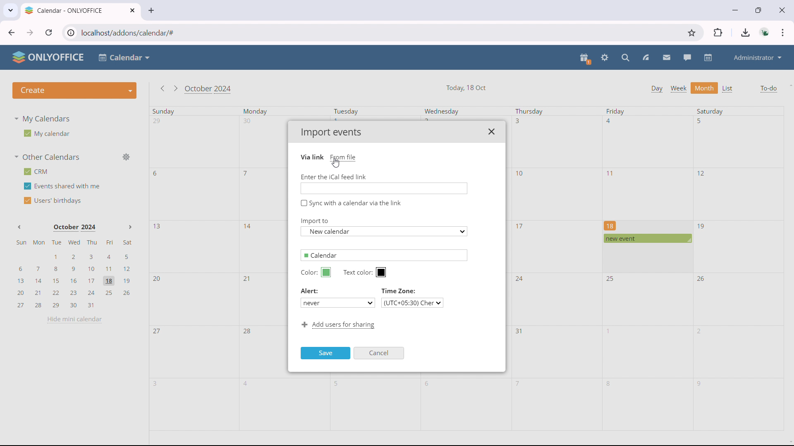  Describe the element at coordinates (783, 33) in the screenshot. I see `customize & control` at that location.